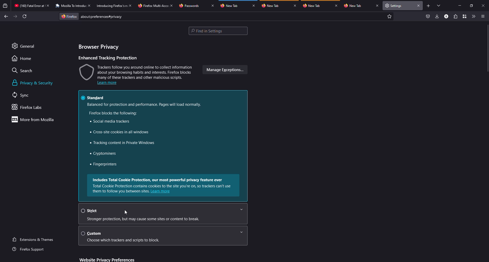  I want to click on expand, so click(242, 209).